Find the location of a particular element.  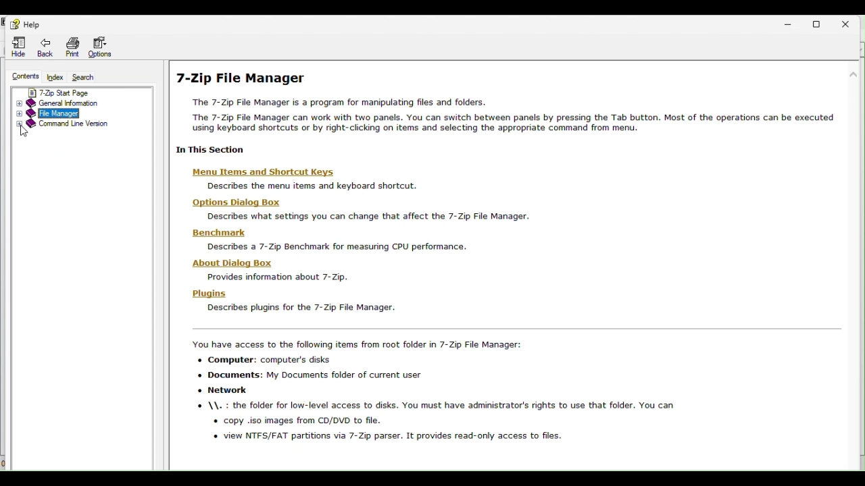

search is located at coordinates (88, 77).